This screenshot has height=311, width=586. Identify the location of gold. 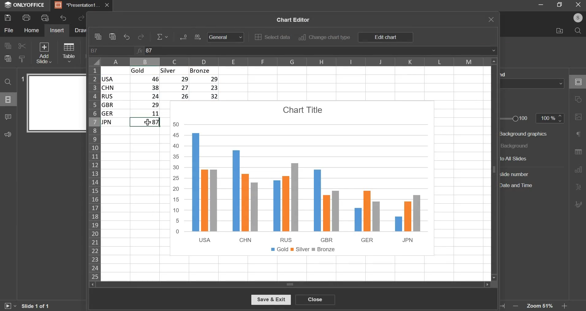
(142, 70).